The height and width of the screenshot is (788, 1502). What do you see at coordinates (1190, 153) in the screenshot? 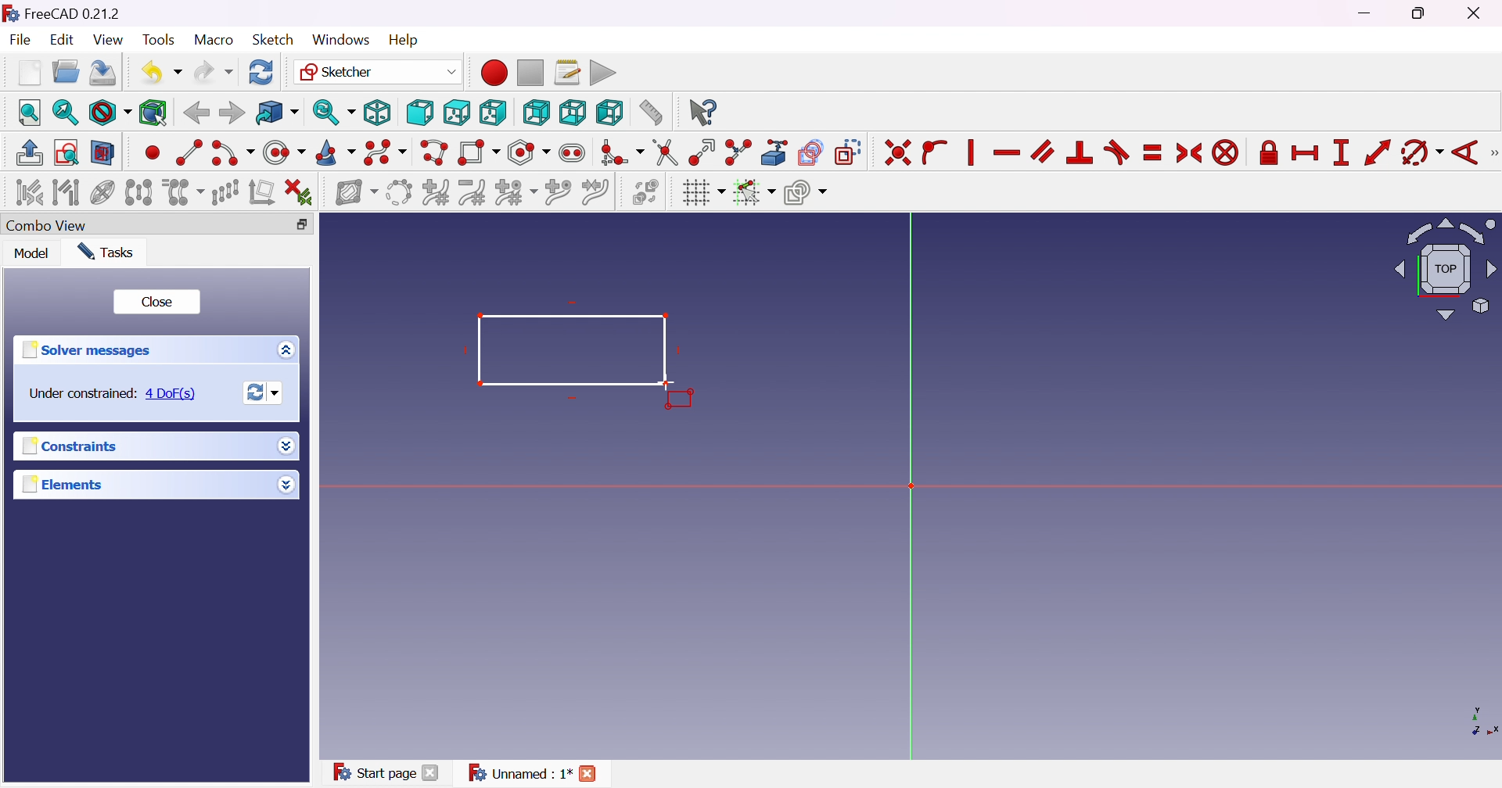
I see `Constrain symmertical` at bounding box center [1190, 153].